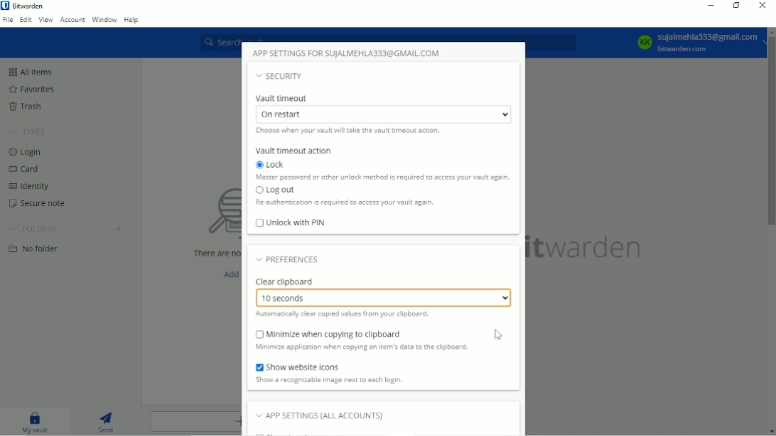  What do you see at coordinates (498, 334) in the screenshot?
I see `Cursor` at bounding box center [498, 334].